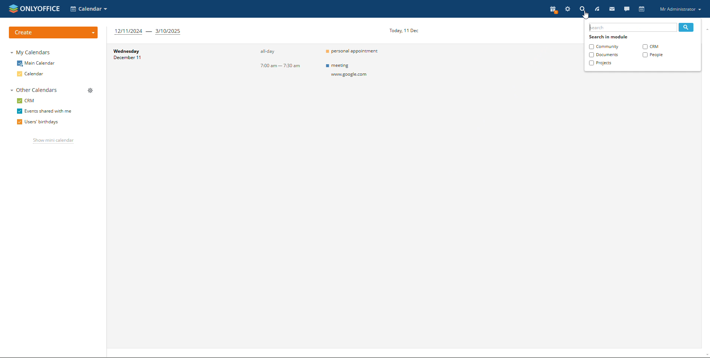 Image resolution: width=710 pixels, height=358 pixels. I want to click on show mini calendar, so click(54, 141).